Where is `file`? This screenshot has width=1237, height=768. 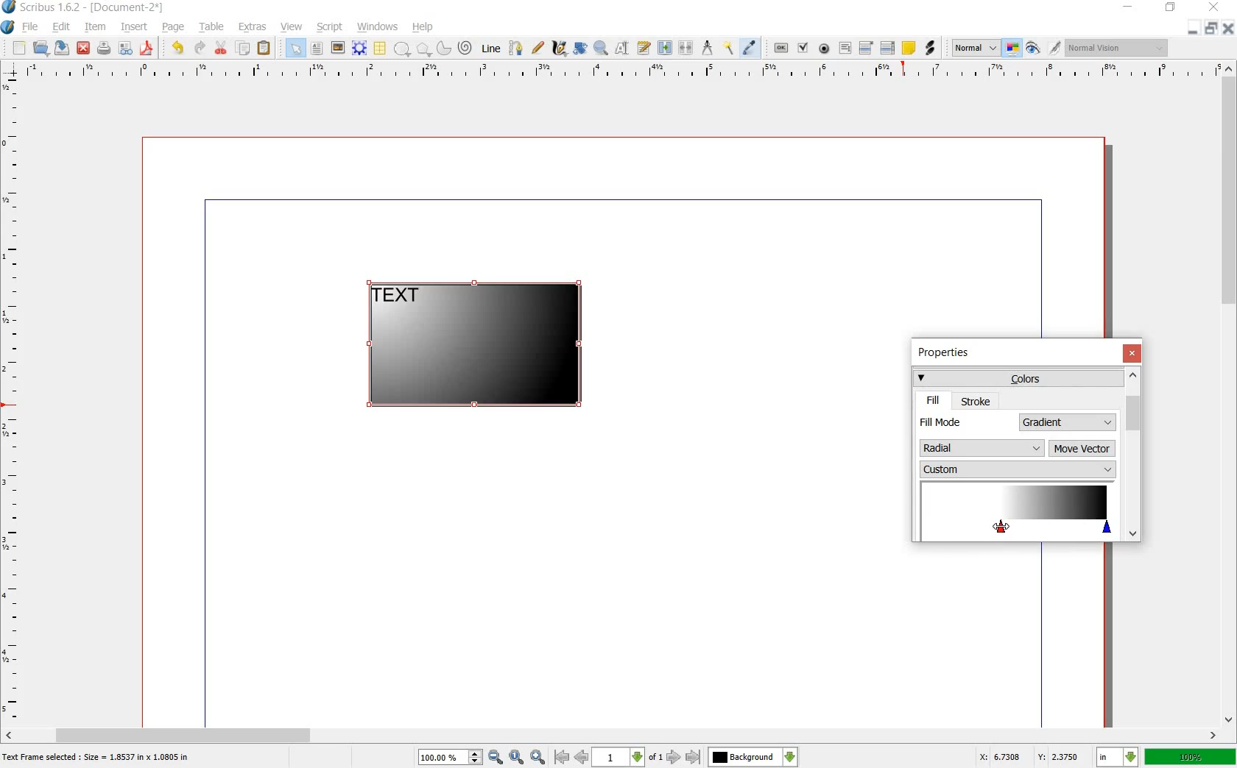 file is located at coordinates (32, 27).